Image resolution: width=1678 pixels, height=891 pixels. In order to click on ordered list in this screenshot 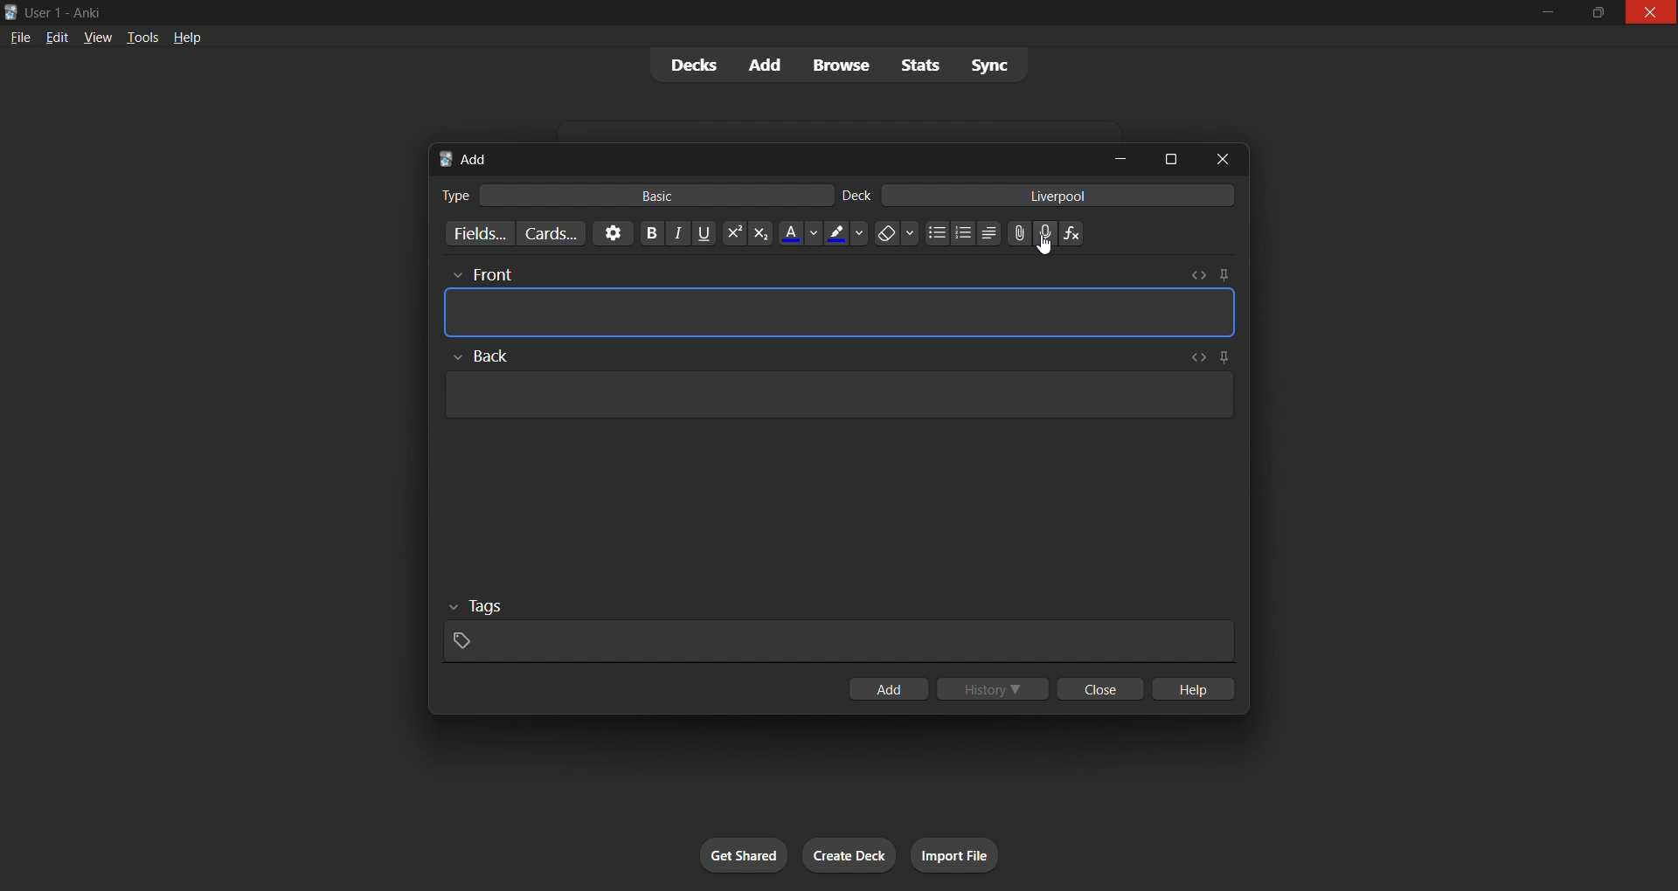, I will do `click(963, 235)`.